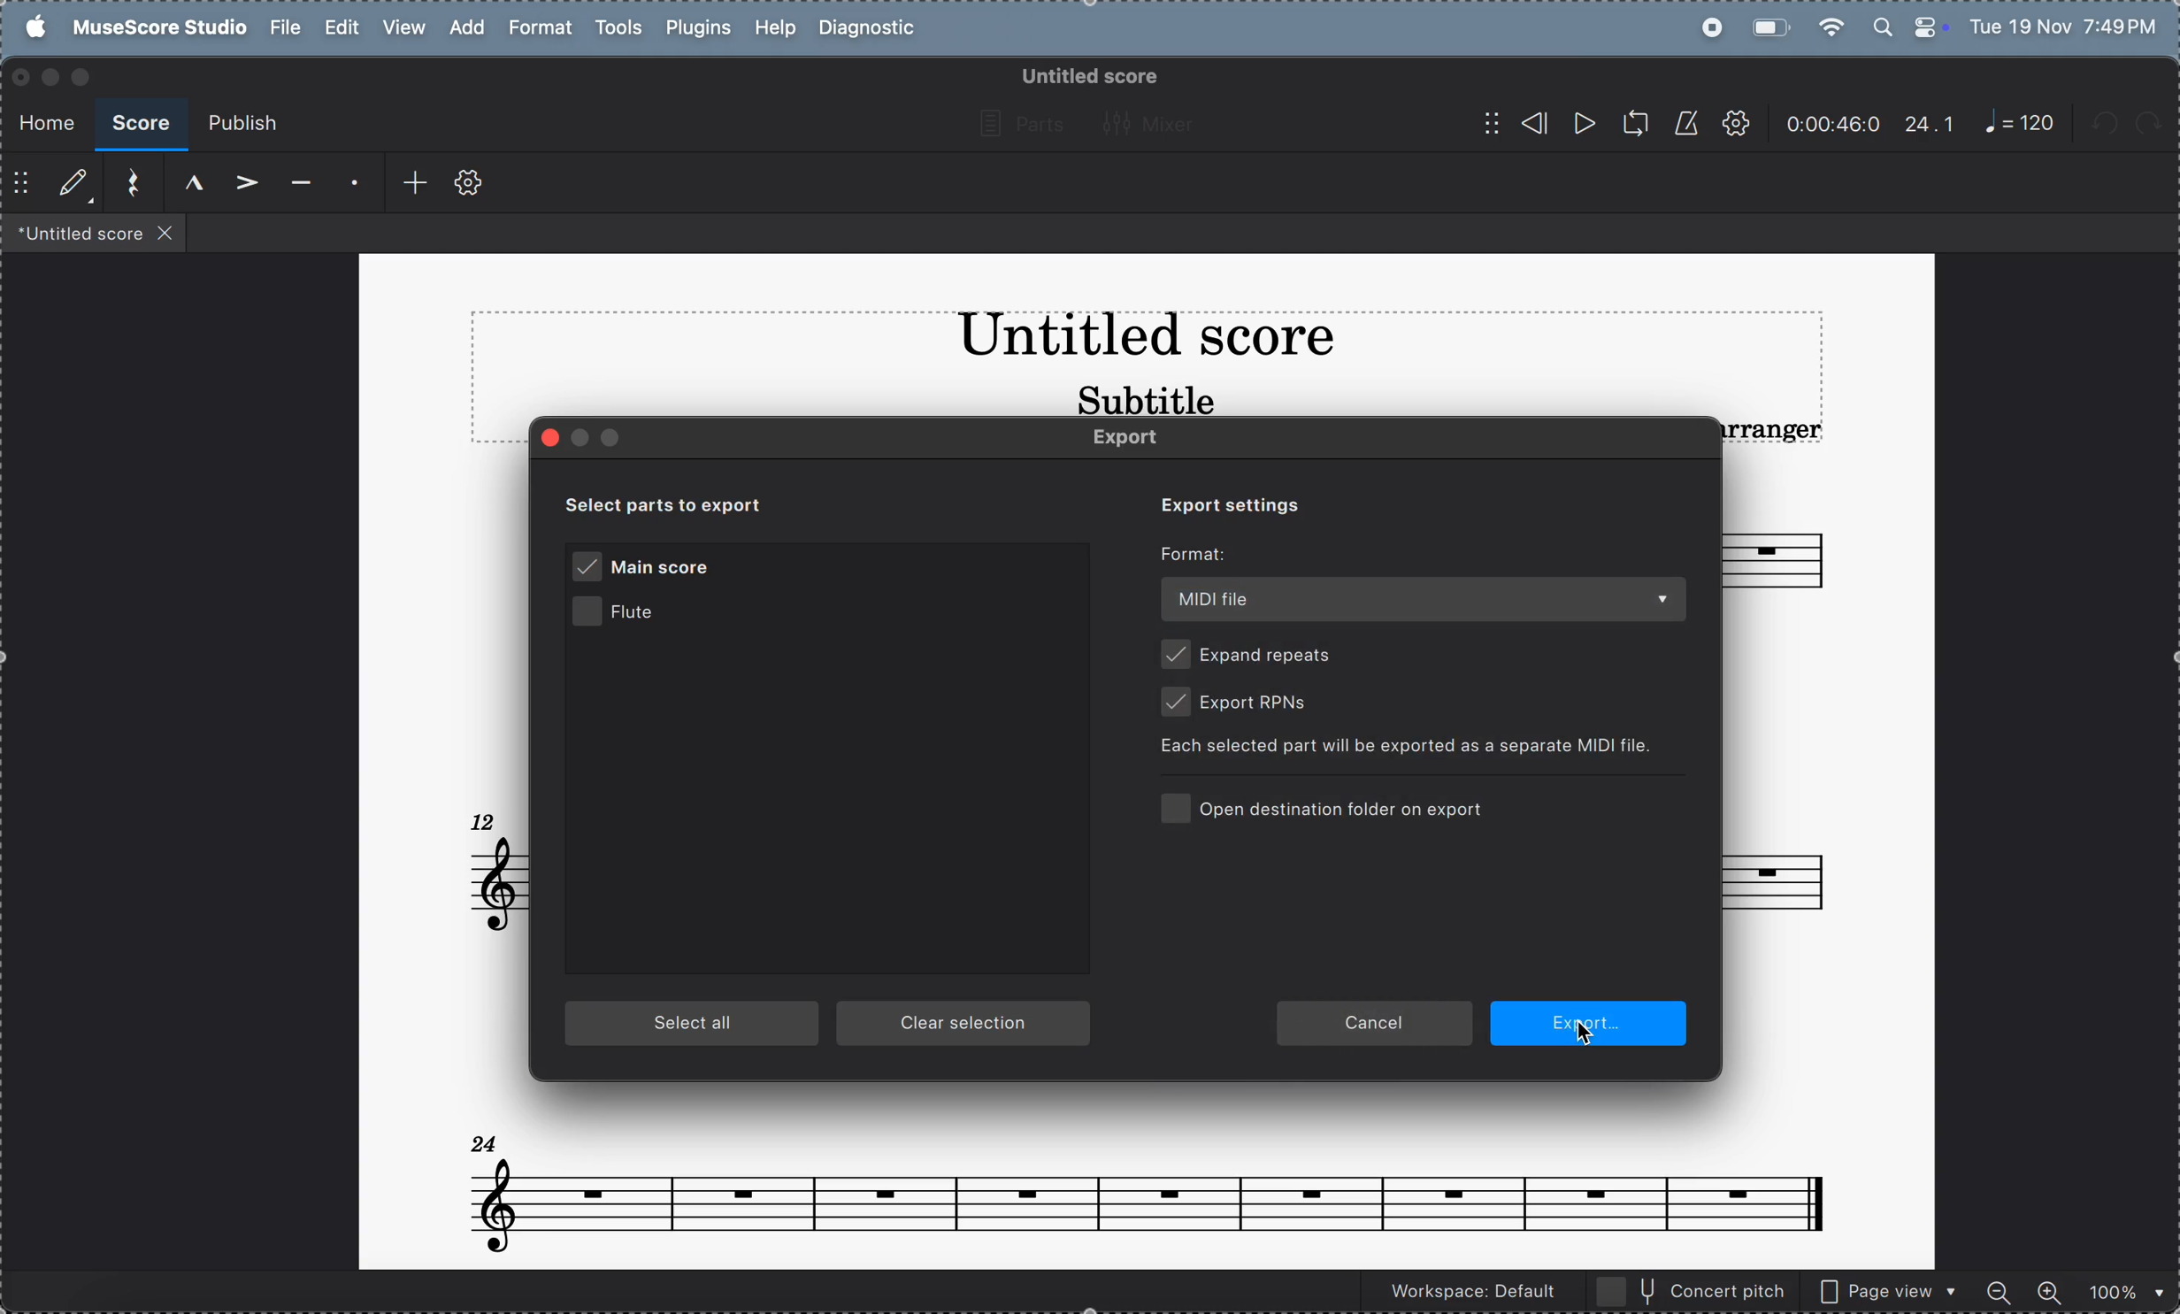 The image size is (2180, 1314). What do you see at coordinates (694, 1025) in the screenshot?
I see `select all` at bounding box center [694, 1025].